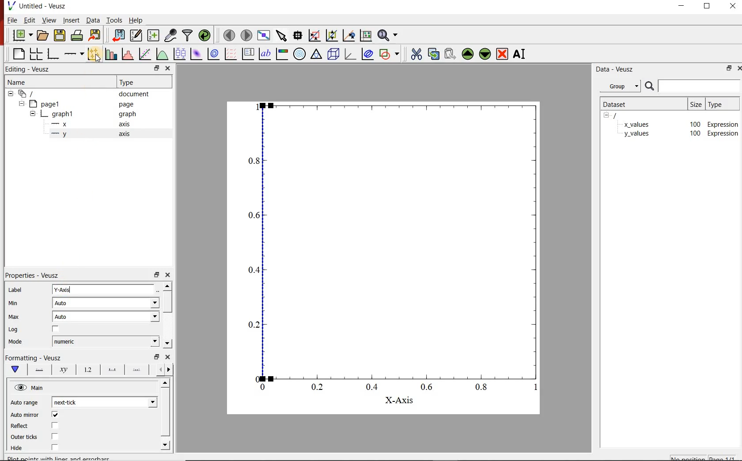 The width and height of the screenshot is (742, 461). What do you see at coordinates (74, 54) in the screenshot?
I see `add axis on the plot` at bounding box center [74, 54].